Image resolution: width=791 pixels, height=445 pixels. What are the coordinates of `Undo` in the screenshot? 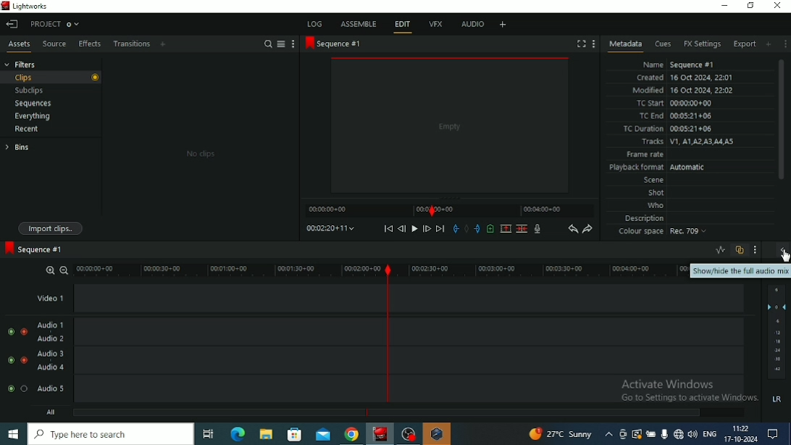 It's located at (573, 230).